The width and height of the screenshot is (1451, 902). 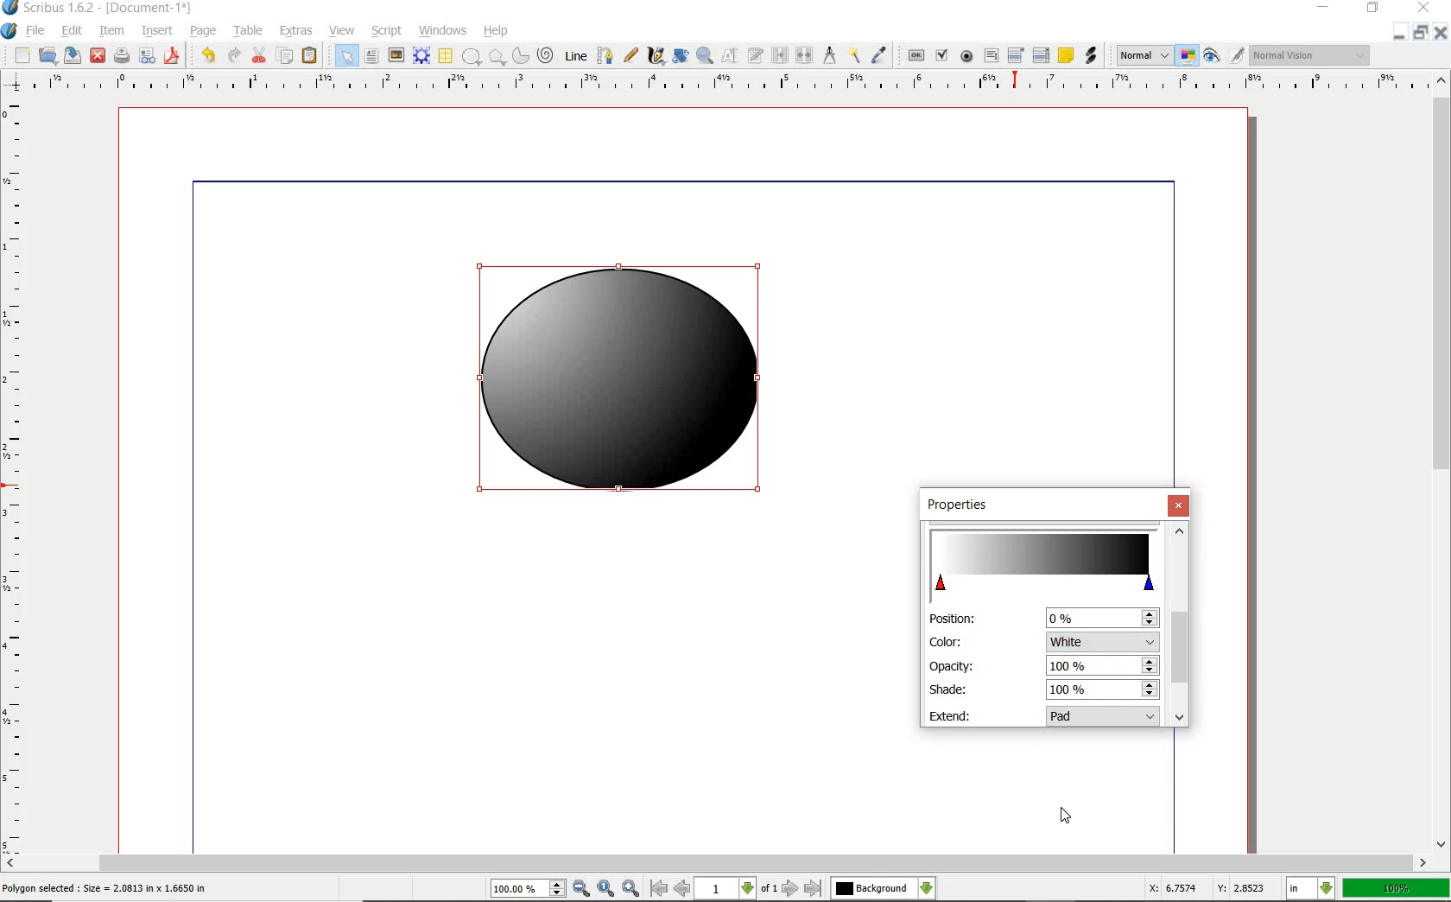 What do you see at coordinates (157, 31) in the screenshot?
I see `INSERT` at bounding box center [157, 31].